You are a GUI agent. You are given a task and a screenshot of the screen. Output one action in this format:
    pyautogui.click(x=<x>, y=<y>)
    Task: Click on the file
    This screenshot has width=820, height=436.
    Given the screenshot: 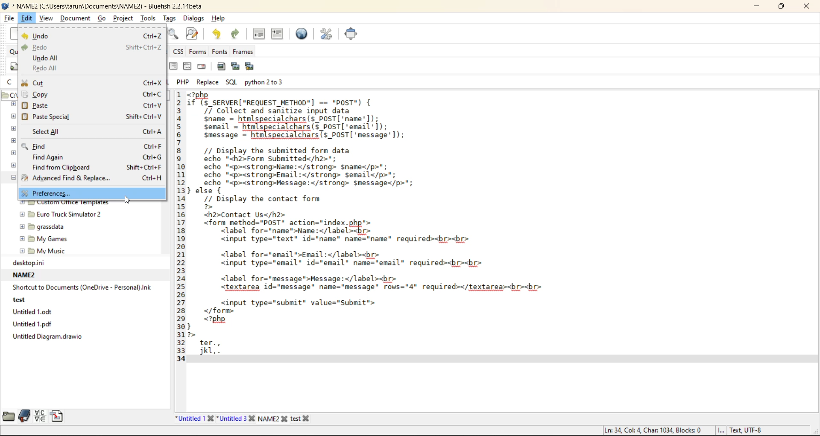 What is the action you would take?
    pyautogui.click(x=8, y=18)
    